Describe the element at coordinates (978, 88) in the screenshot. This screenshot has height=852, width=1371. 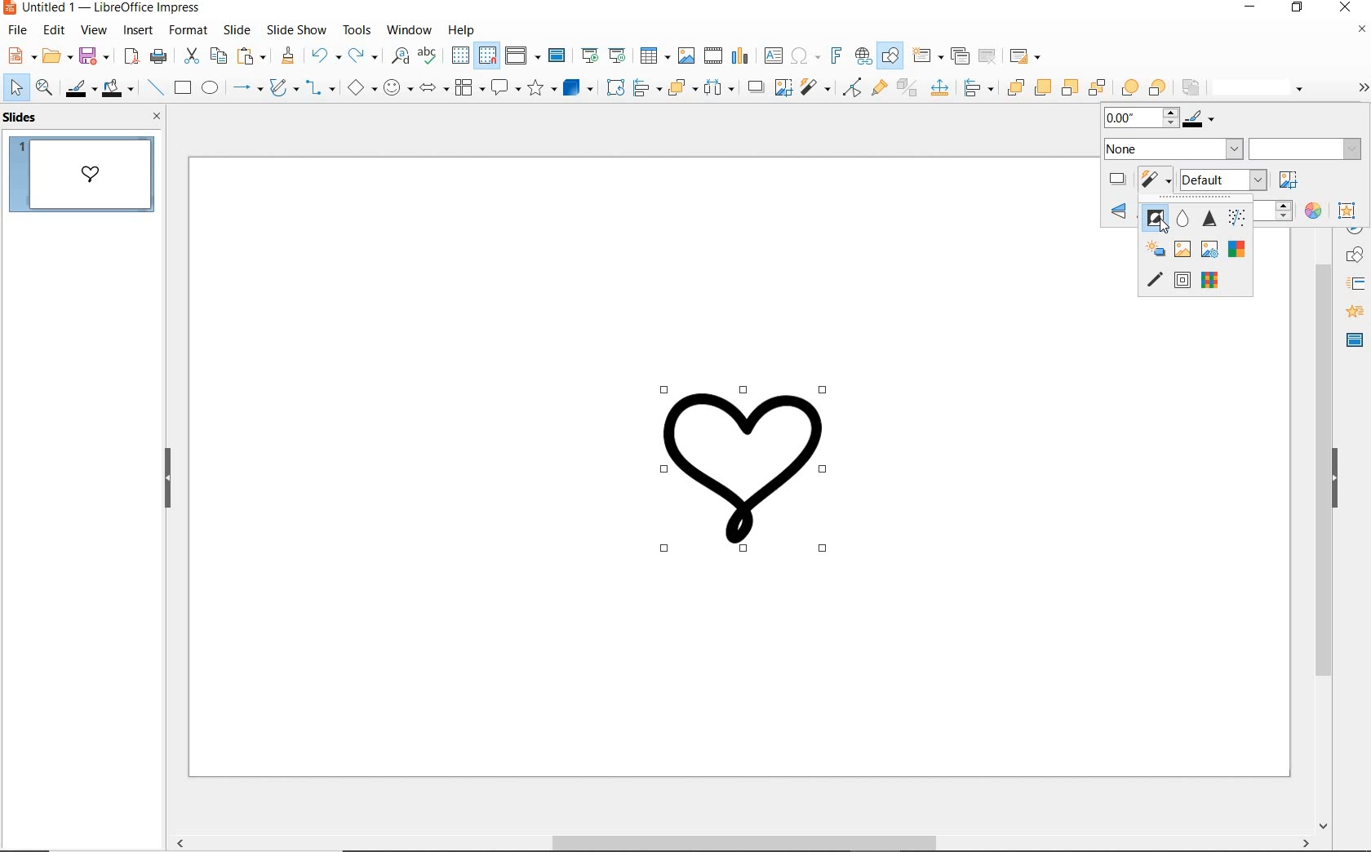
I see `` at that location.